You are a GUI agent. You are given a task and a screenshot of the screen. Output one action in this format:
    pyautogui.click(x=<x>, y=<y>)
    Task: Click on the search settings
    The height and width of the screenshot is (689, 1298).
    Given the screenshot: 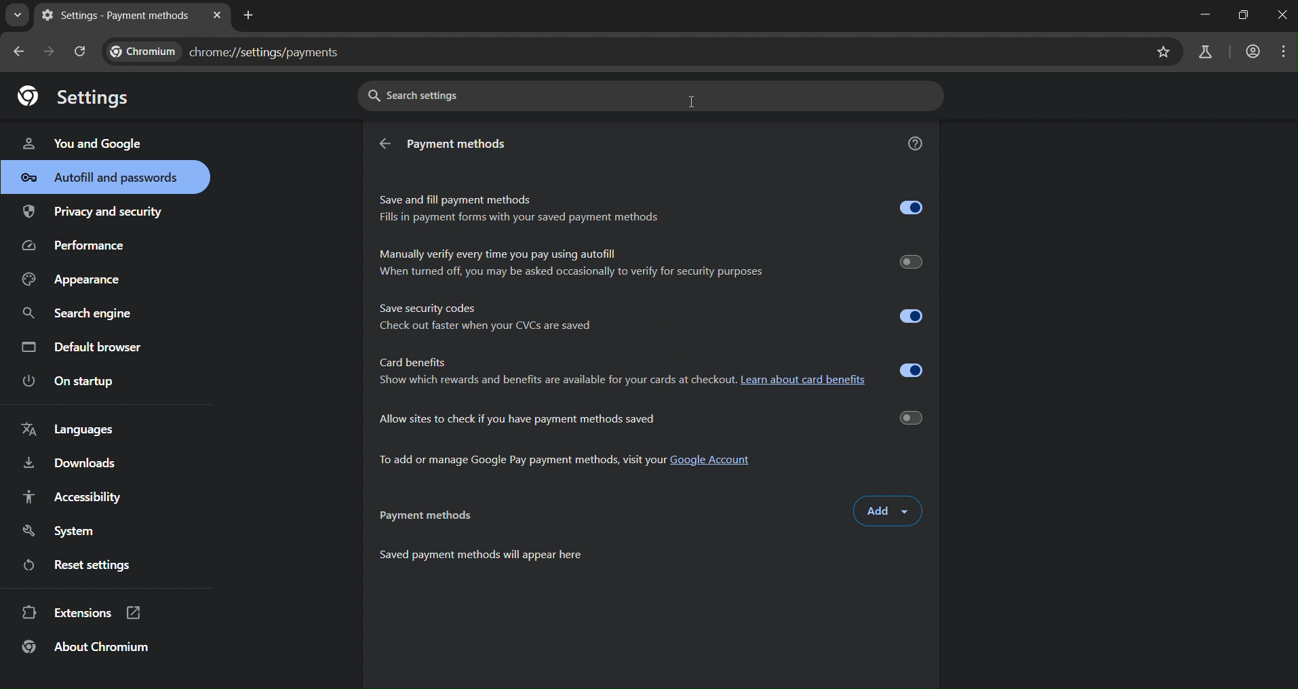 What is the action you would take?
    pyautogui.click(x=642, y=92)
    